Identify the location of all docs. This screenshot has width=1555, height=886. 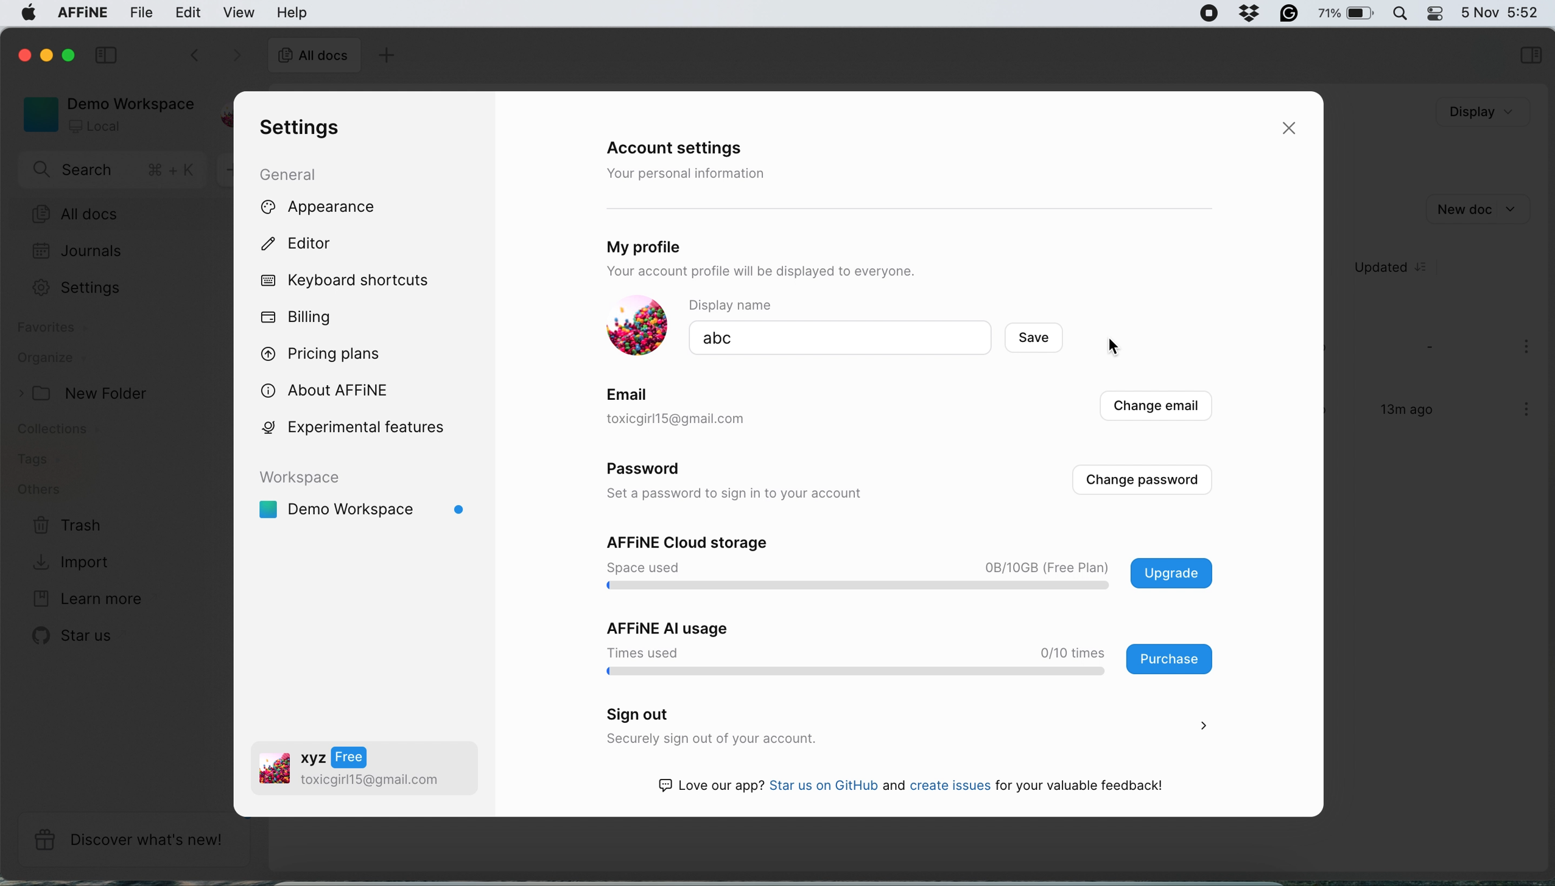
(314, 57).